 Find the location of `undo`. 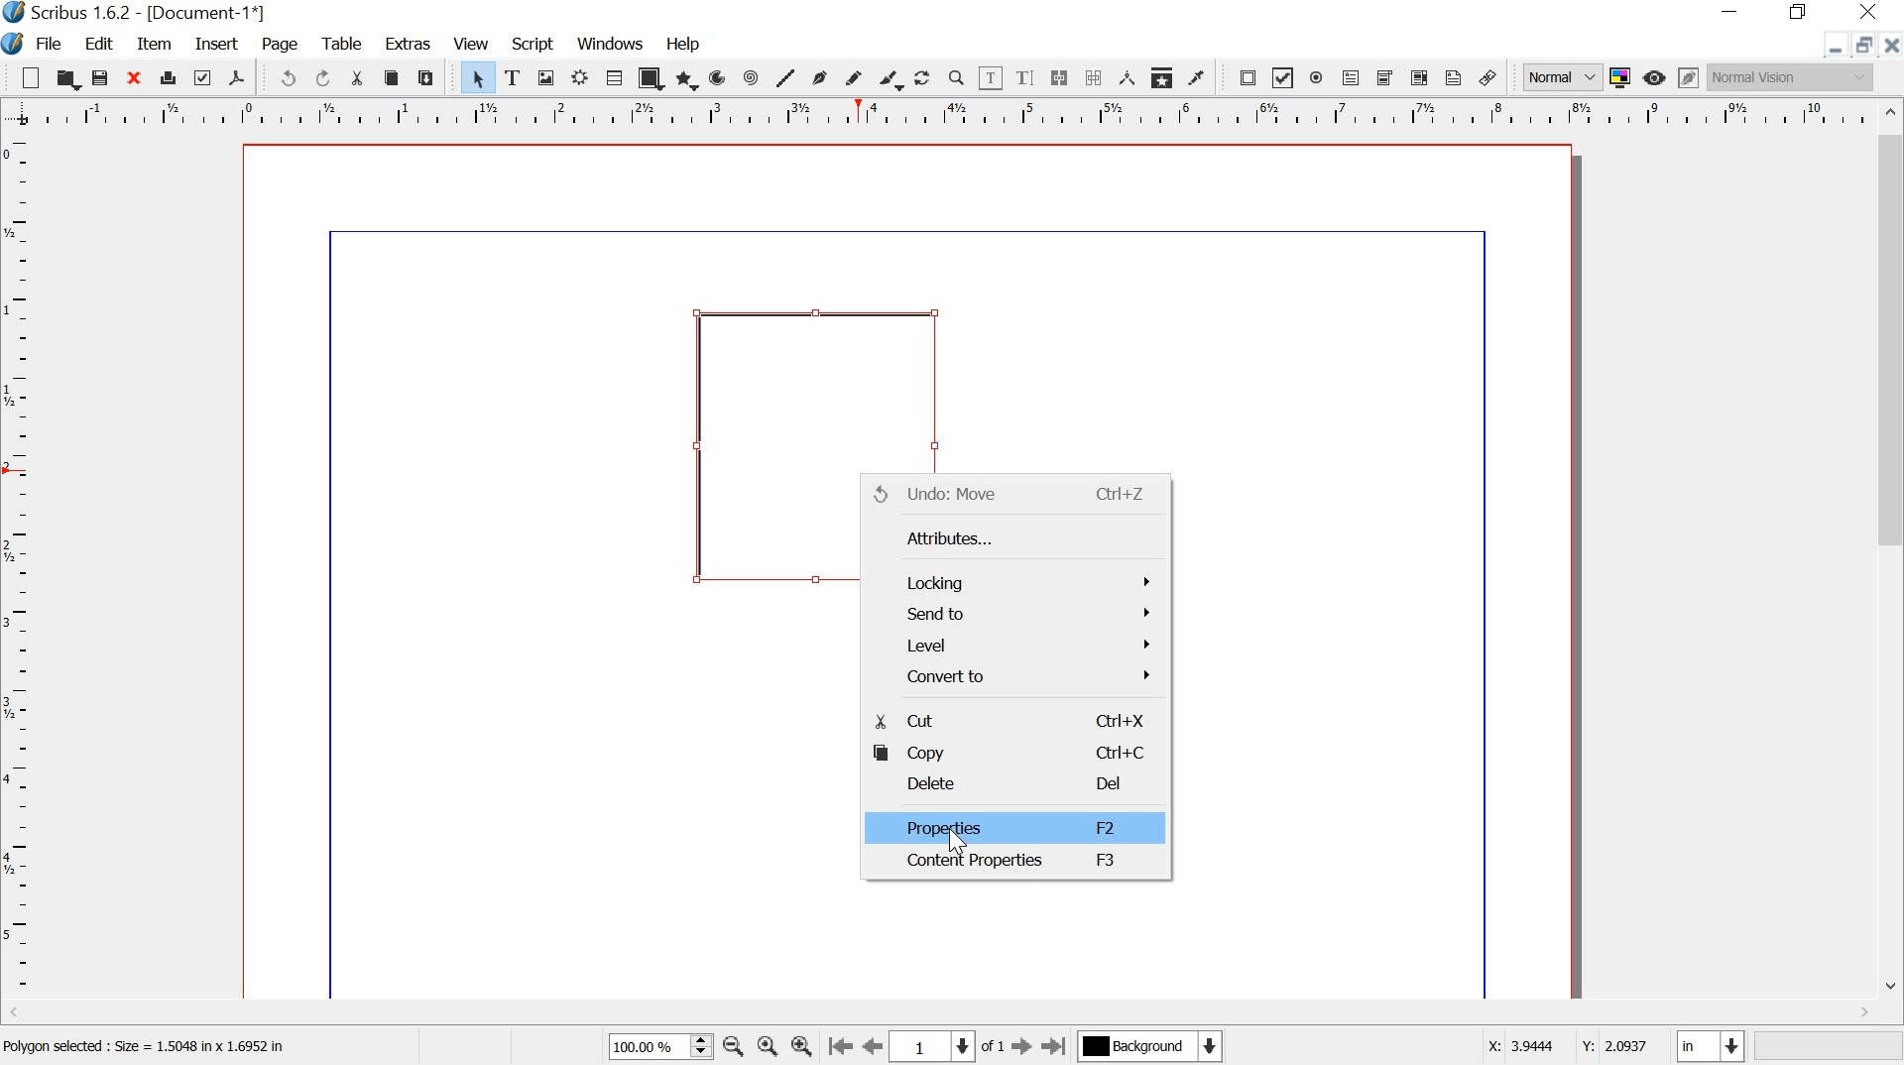

undo is located at coordinates (281, 76).